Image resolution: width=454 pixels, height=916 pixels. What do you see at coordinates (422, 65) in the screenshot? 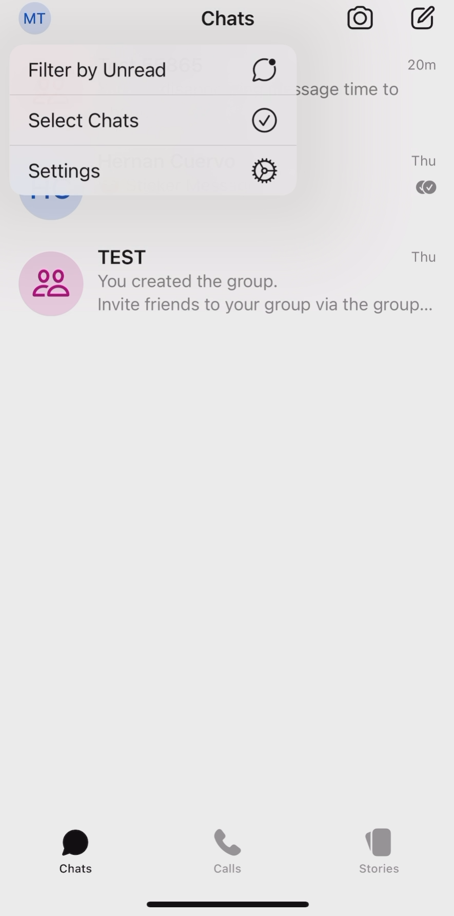
I see `20m` at bounding box center [422, 65].